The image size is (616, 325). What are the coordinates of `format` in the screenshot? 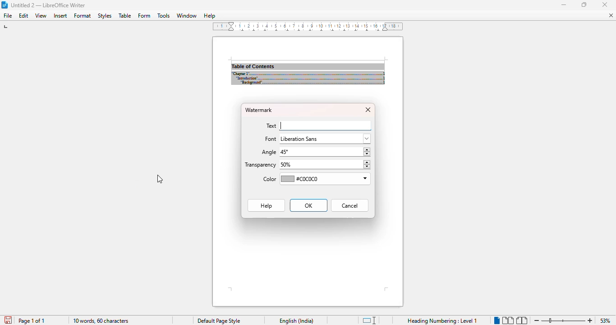 It's located at (83, 16).